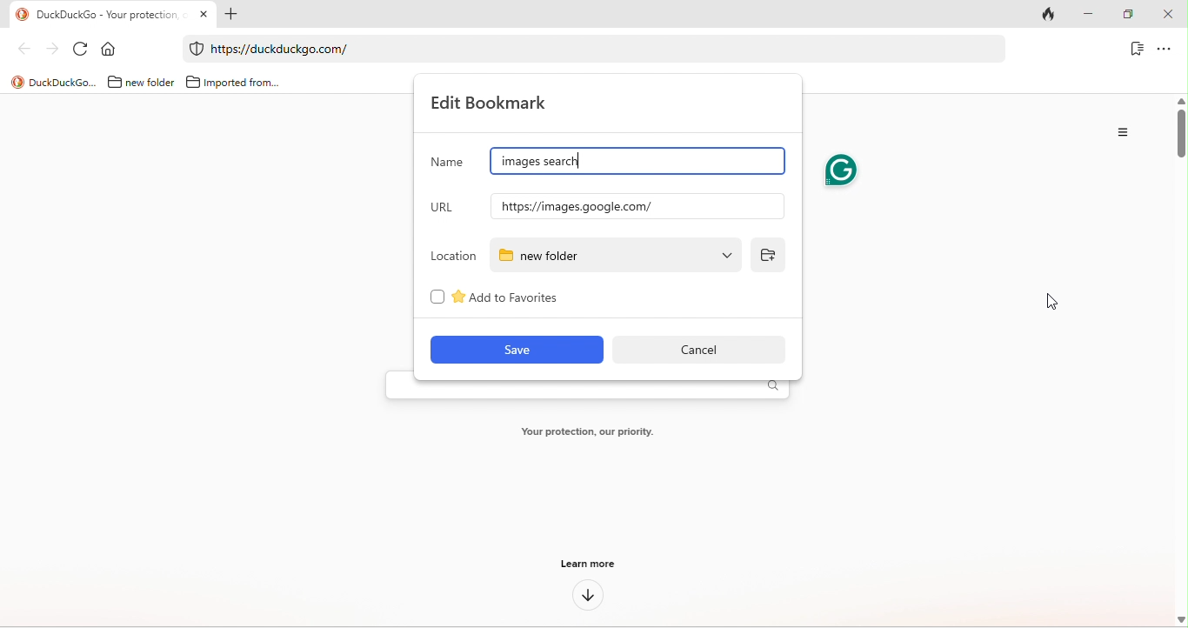 The width and height of the screenshot is (1188, 628). Describe the element at coordinates (1120, 135) in the screenshot. I see `option` at that location.